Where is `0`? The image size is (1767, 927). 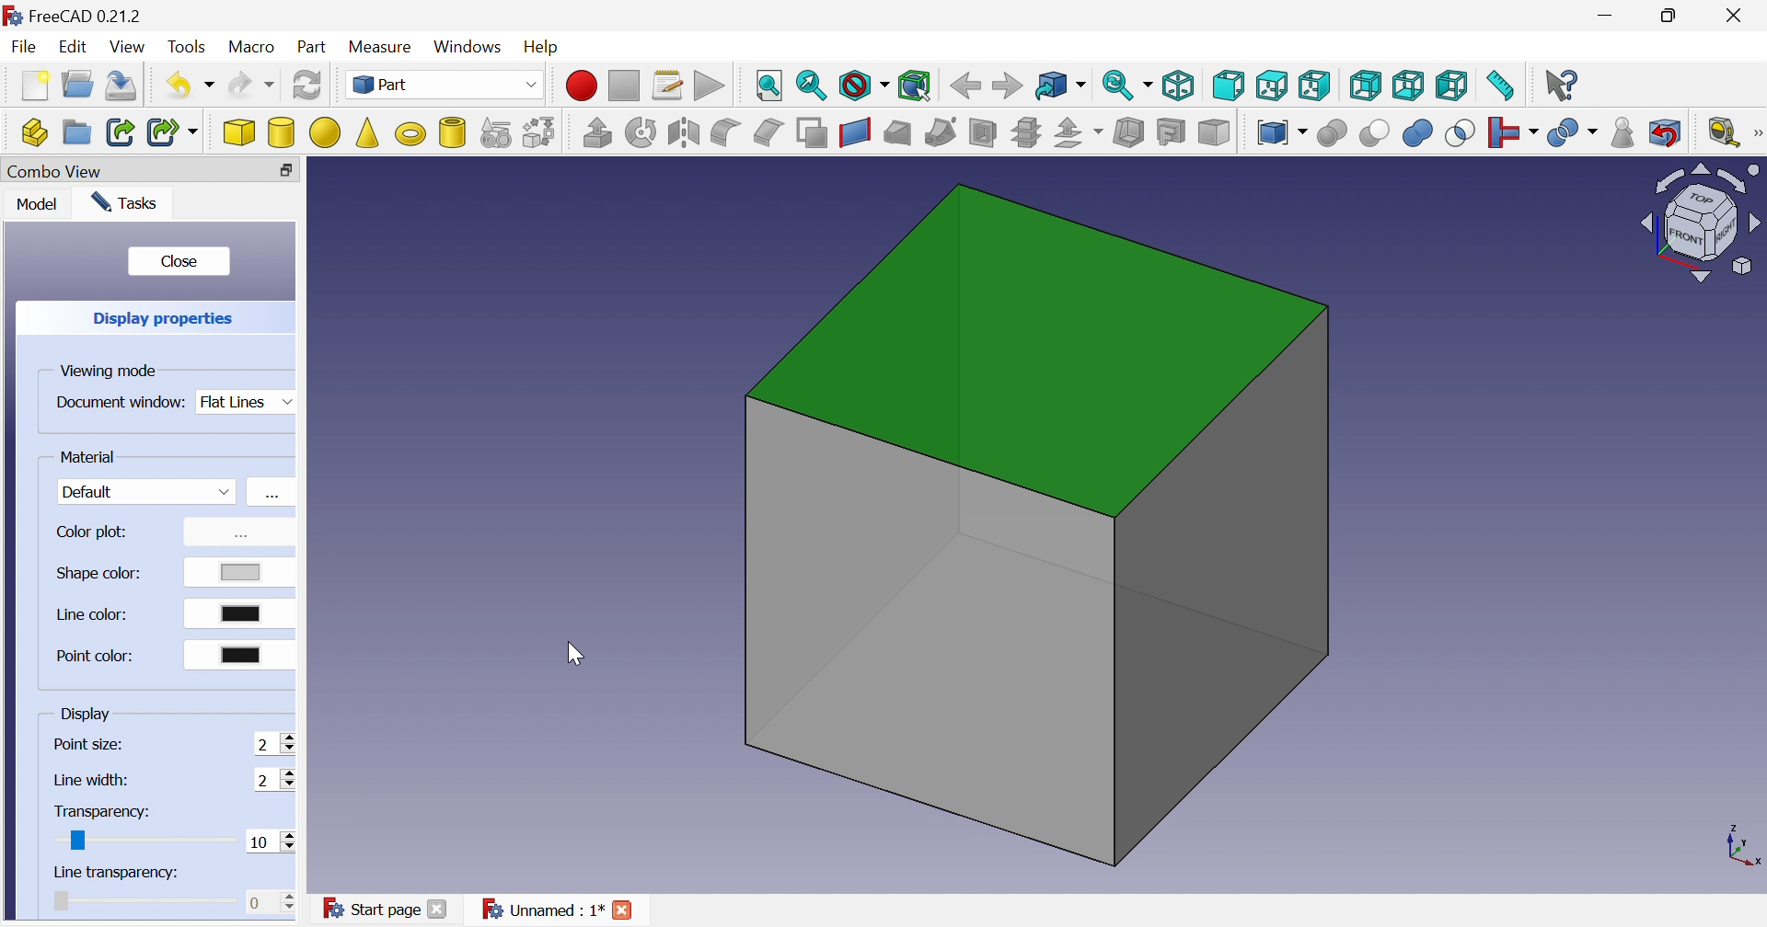
0 is located at coordinates (270, 901).